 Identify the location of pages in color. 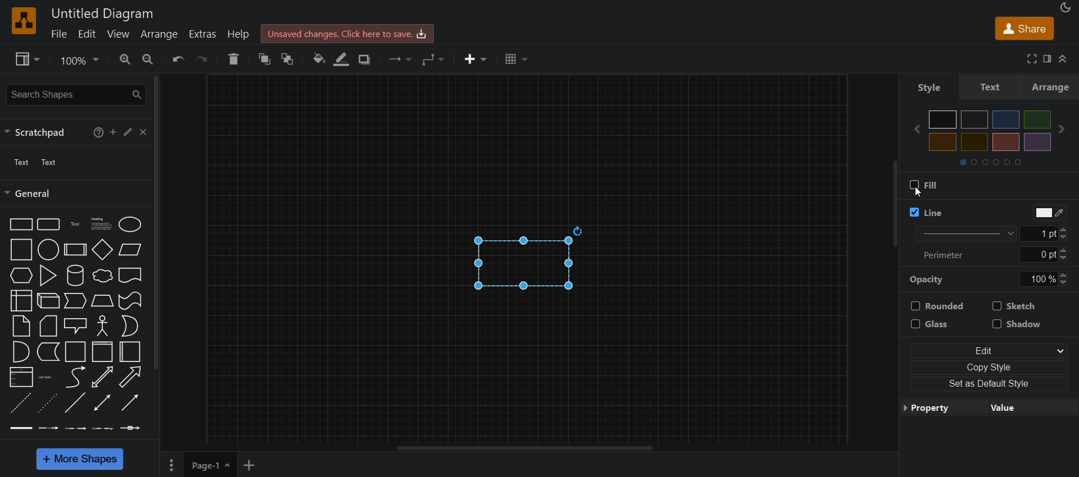
(998, 162).